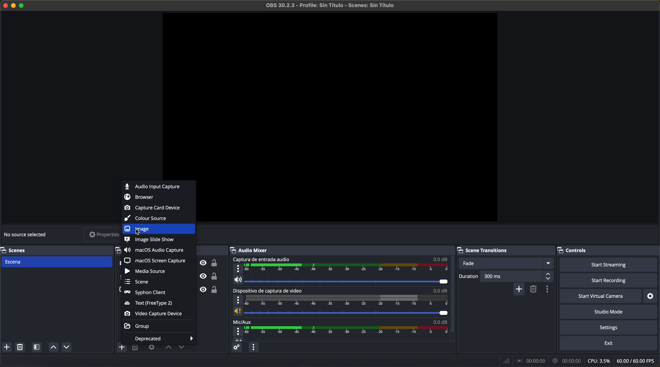 This screenshot has width=660, height=367. Describe the element at coordinates (150, 240) in the screenshot. I see `image slide show` at that location.